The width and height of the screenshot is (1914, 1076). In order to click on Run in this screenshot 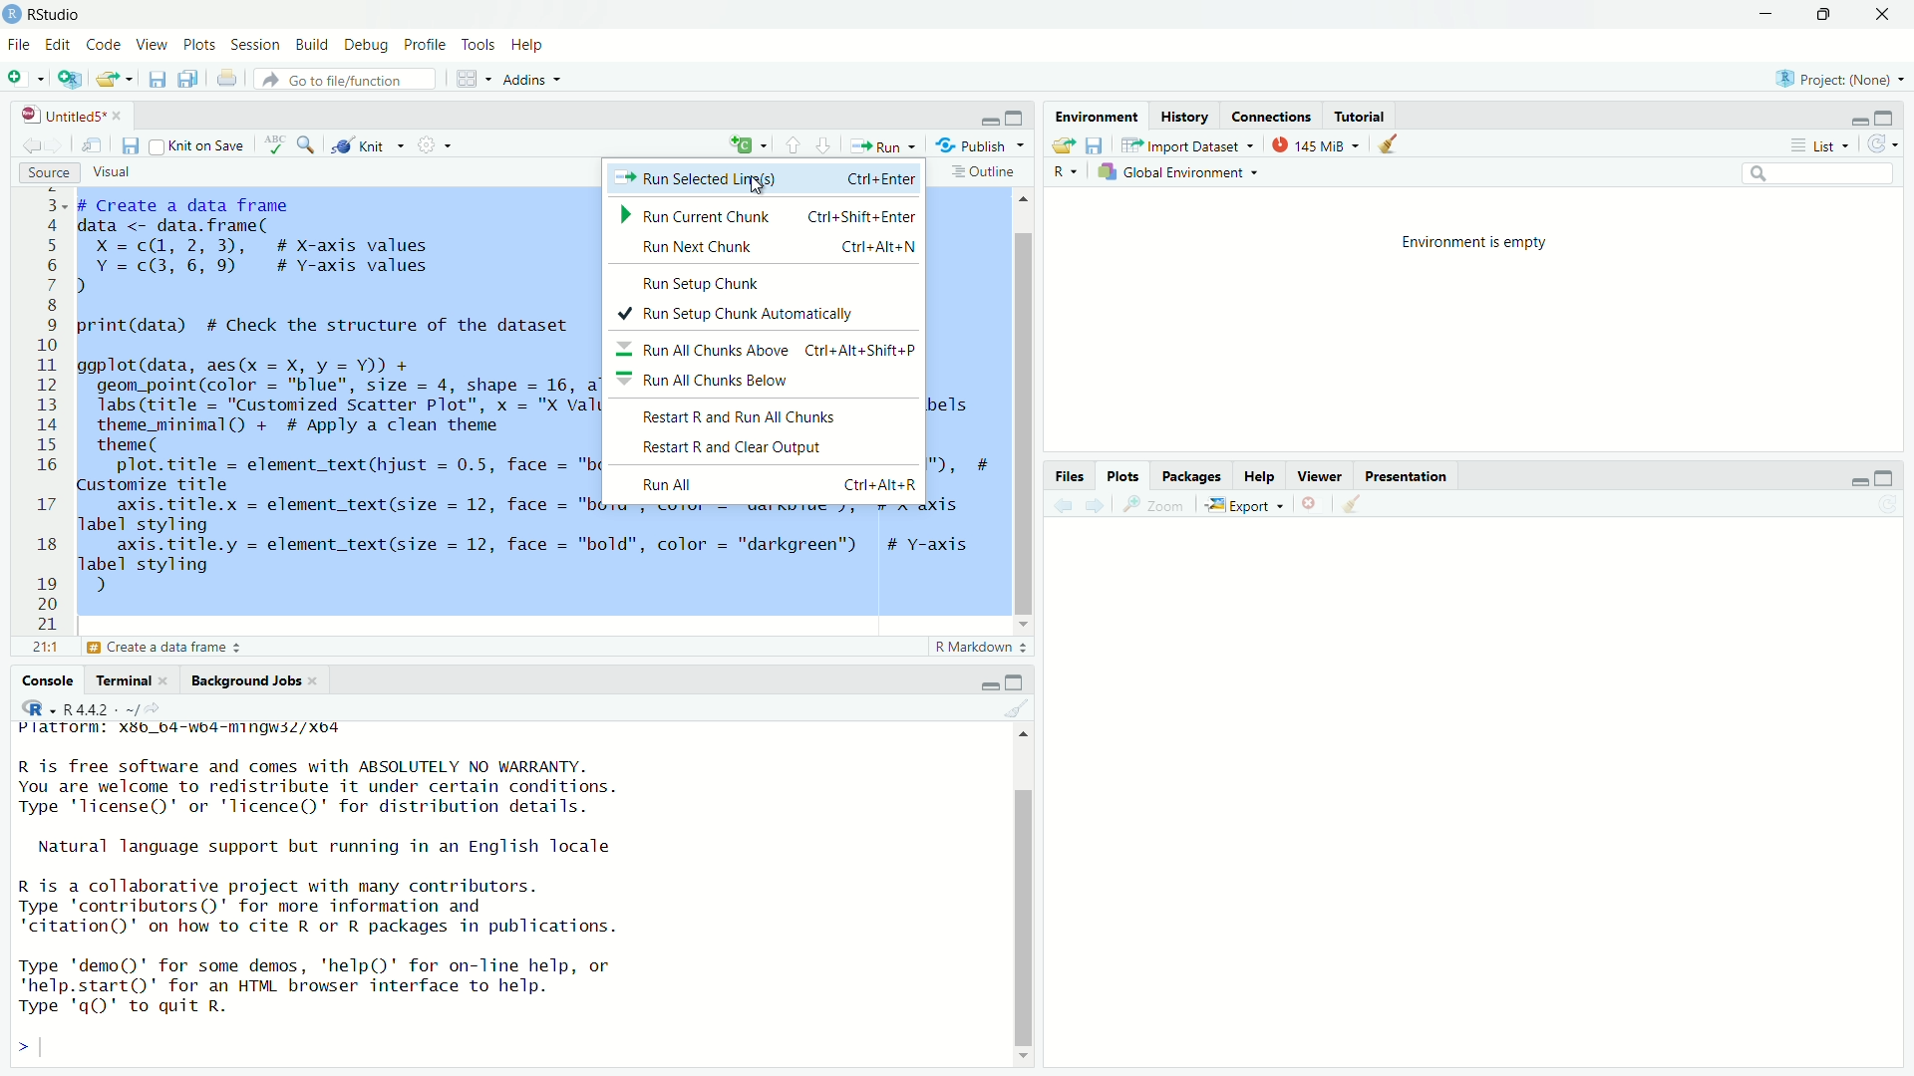, I will do `click(881, 145)`.